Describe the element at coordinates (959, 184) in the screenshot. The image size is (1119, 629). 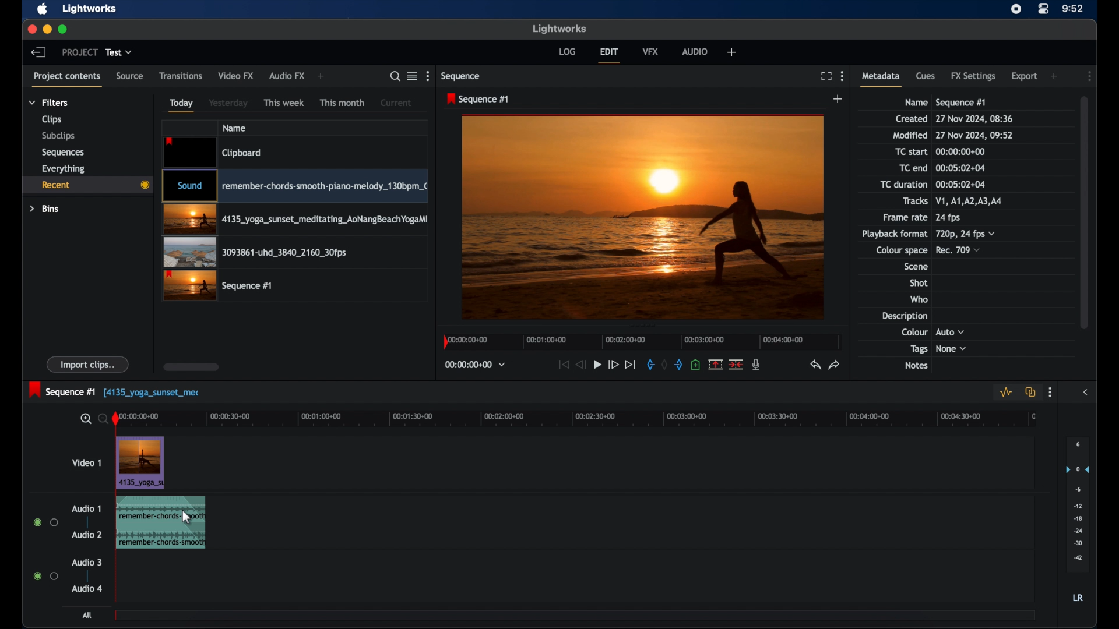
I see `tc duration` at that location.